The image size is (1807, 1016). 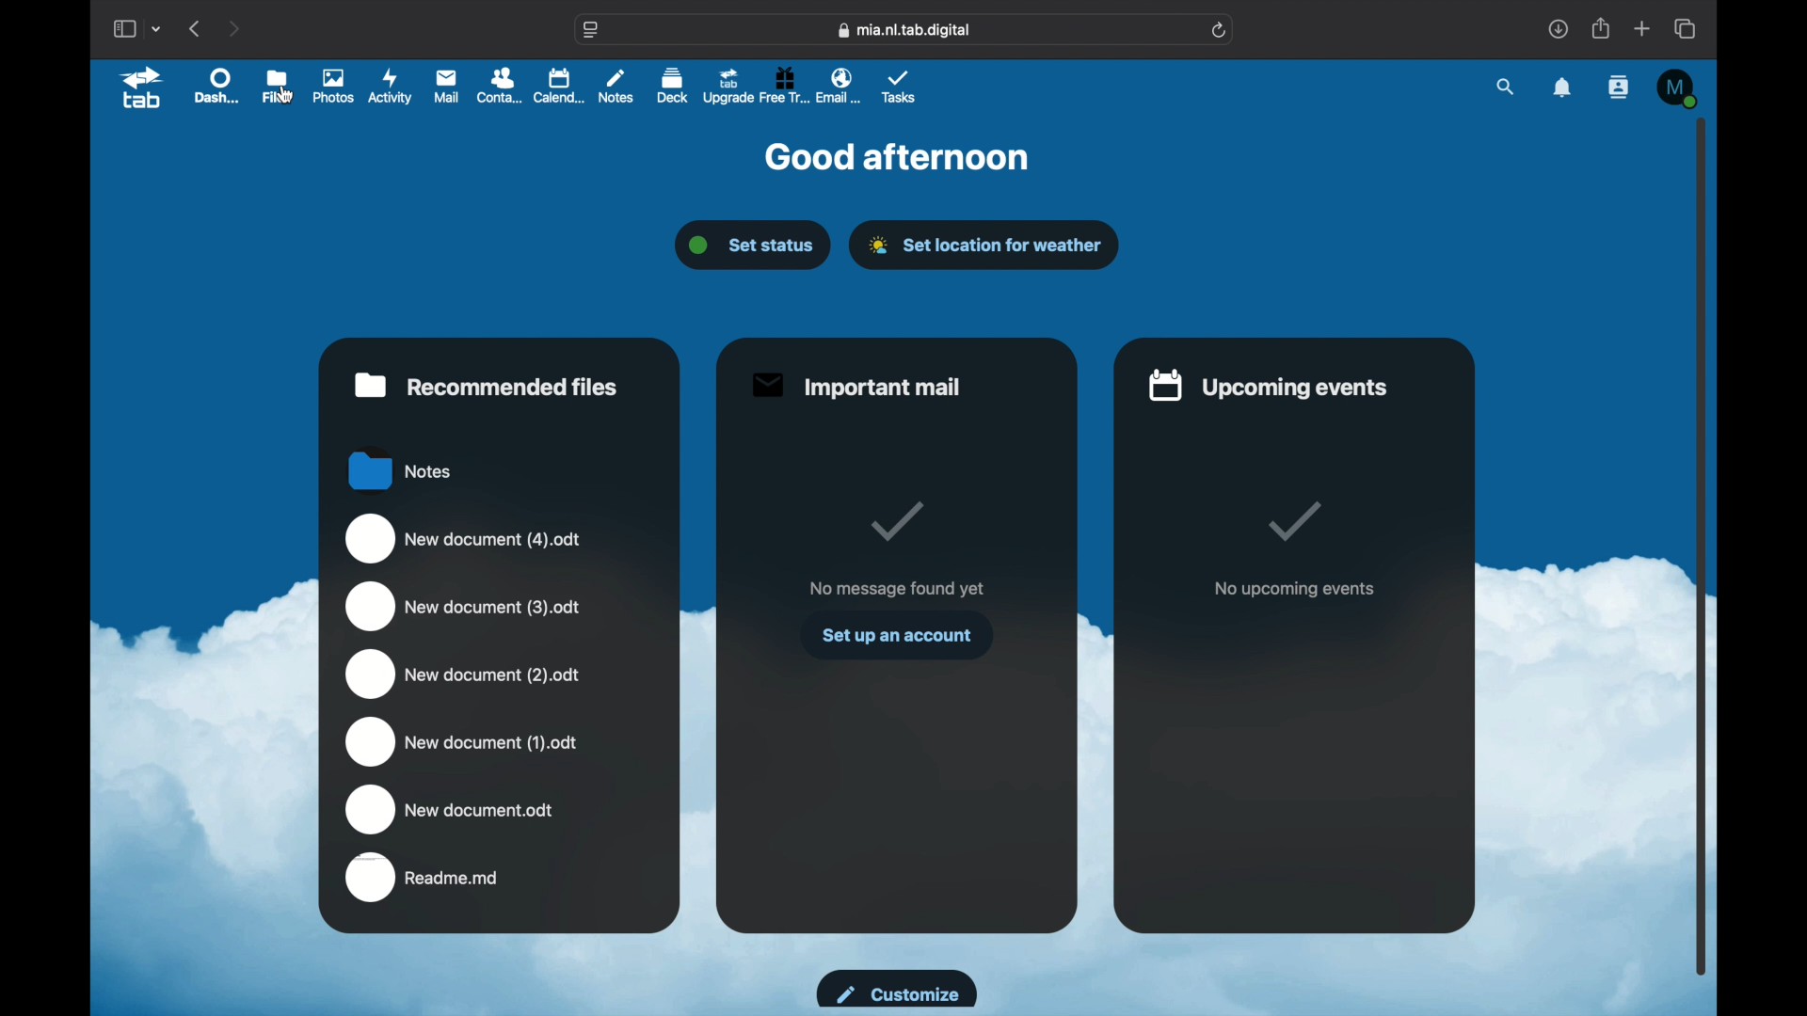 What do you see at coordinates (898, 635) in the screenshot?
I see `set up an account` at bounding box center [898, 635].